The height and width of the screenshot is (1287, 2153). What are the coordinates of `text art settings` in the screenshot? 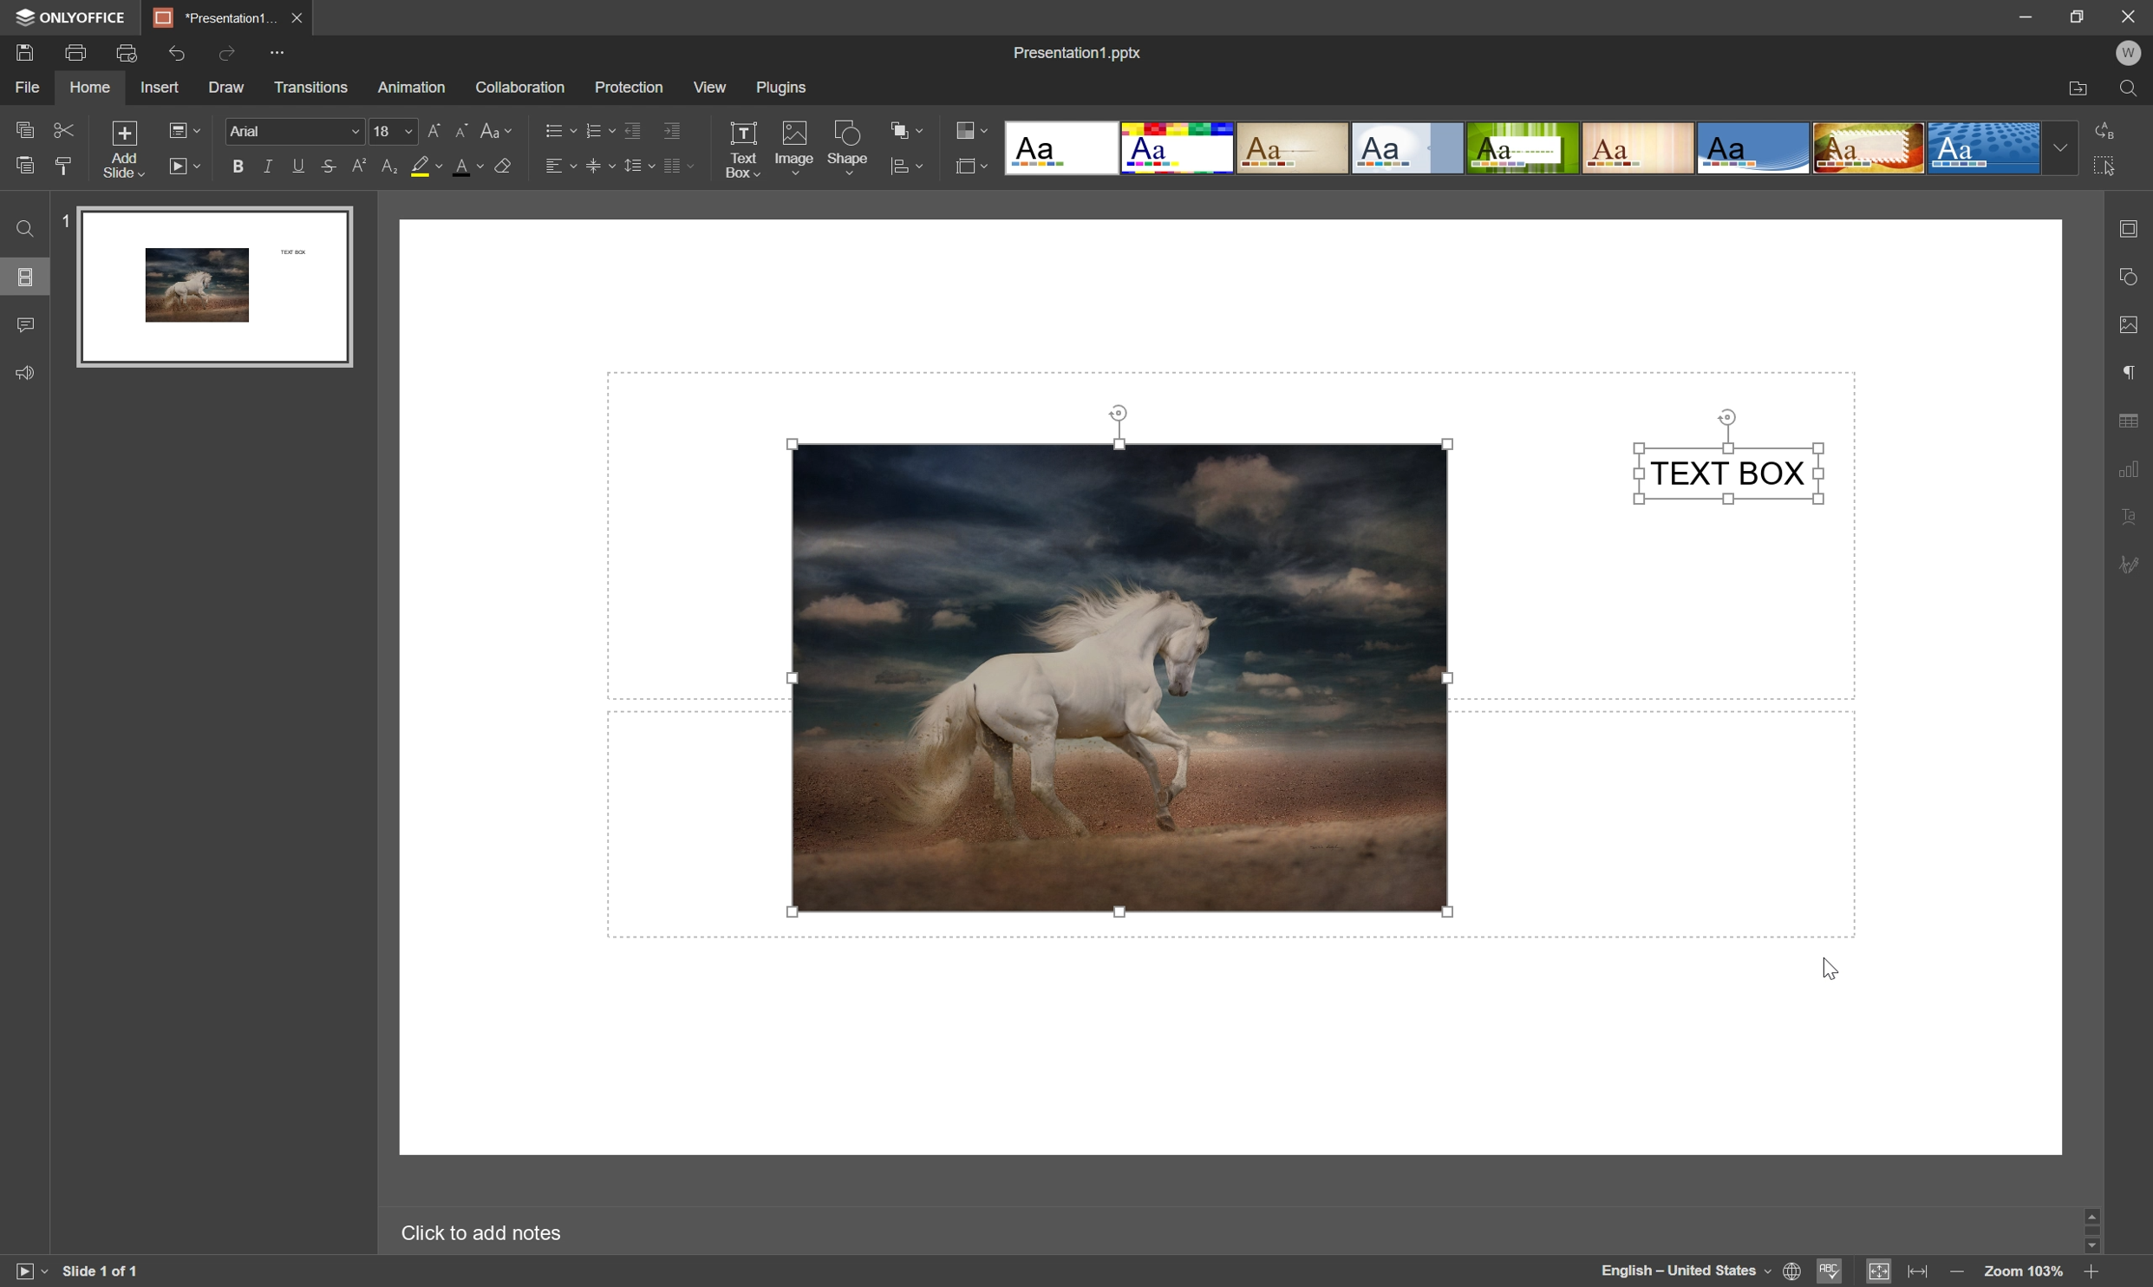 It's located at (2125, 515).